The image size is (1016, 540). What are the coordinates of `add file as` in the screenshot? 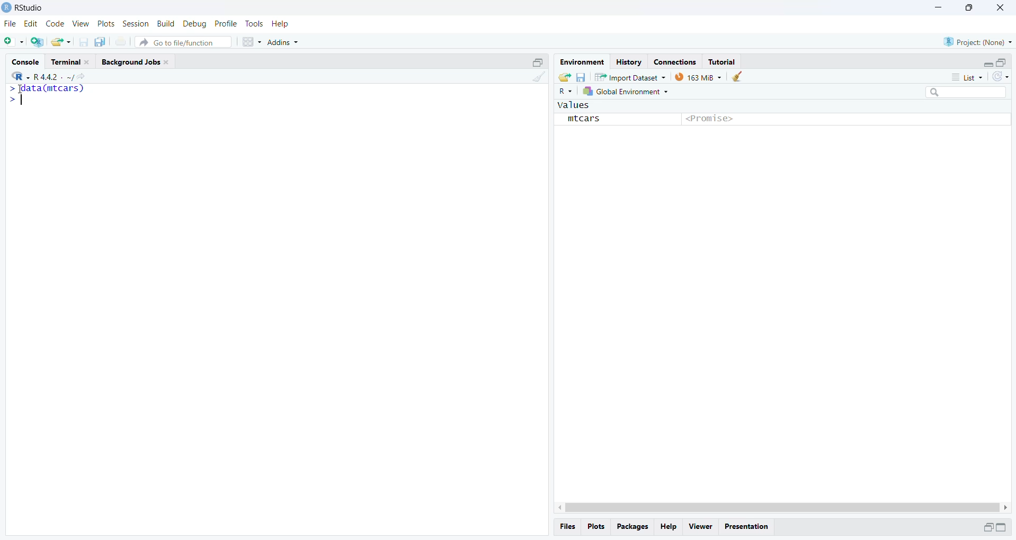 It's located at (14, 41).